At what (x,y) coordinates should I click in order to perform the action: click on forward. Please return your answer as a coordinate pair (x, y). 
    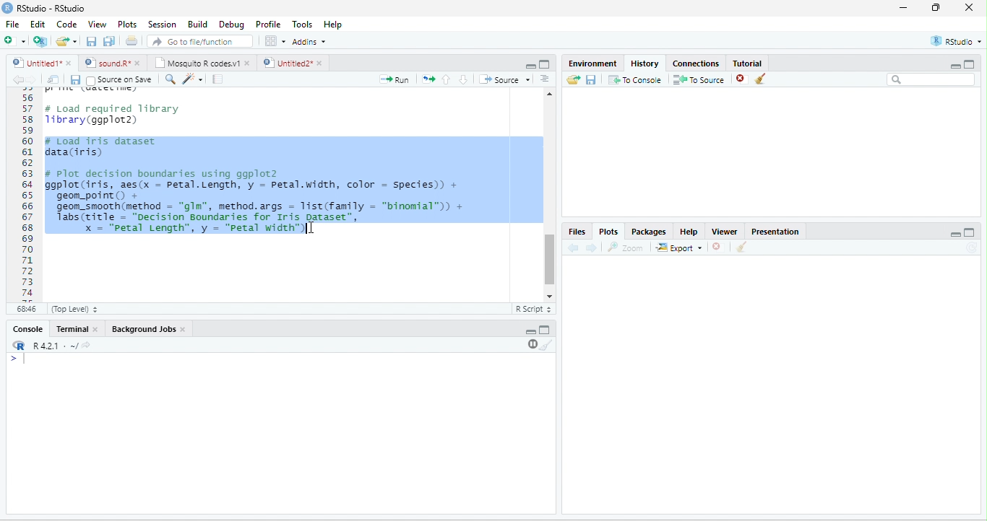
    Looking at the image, I should click on (33, 80).